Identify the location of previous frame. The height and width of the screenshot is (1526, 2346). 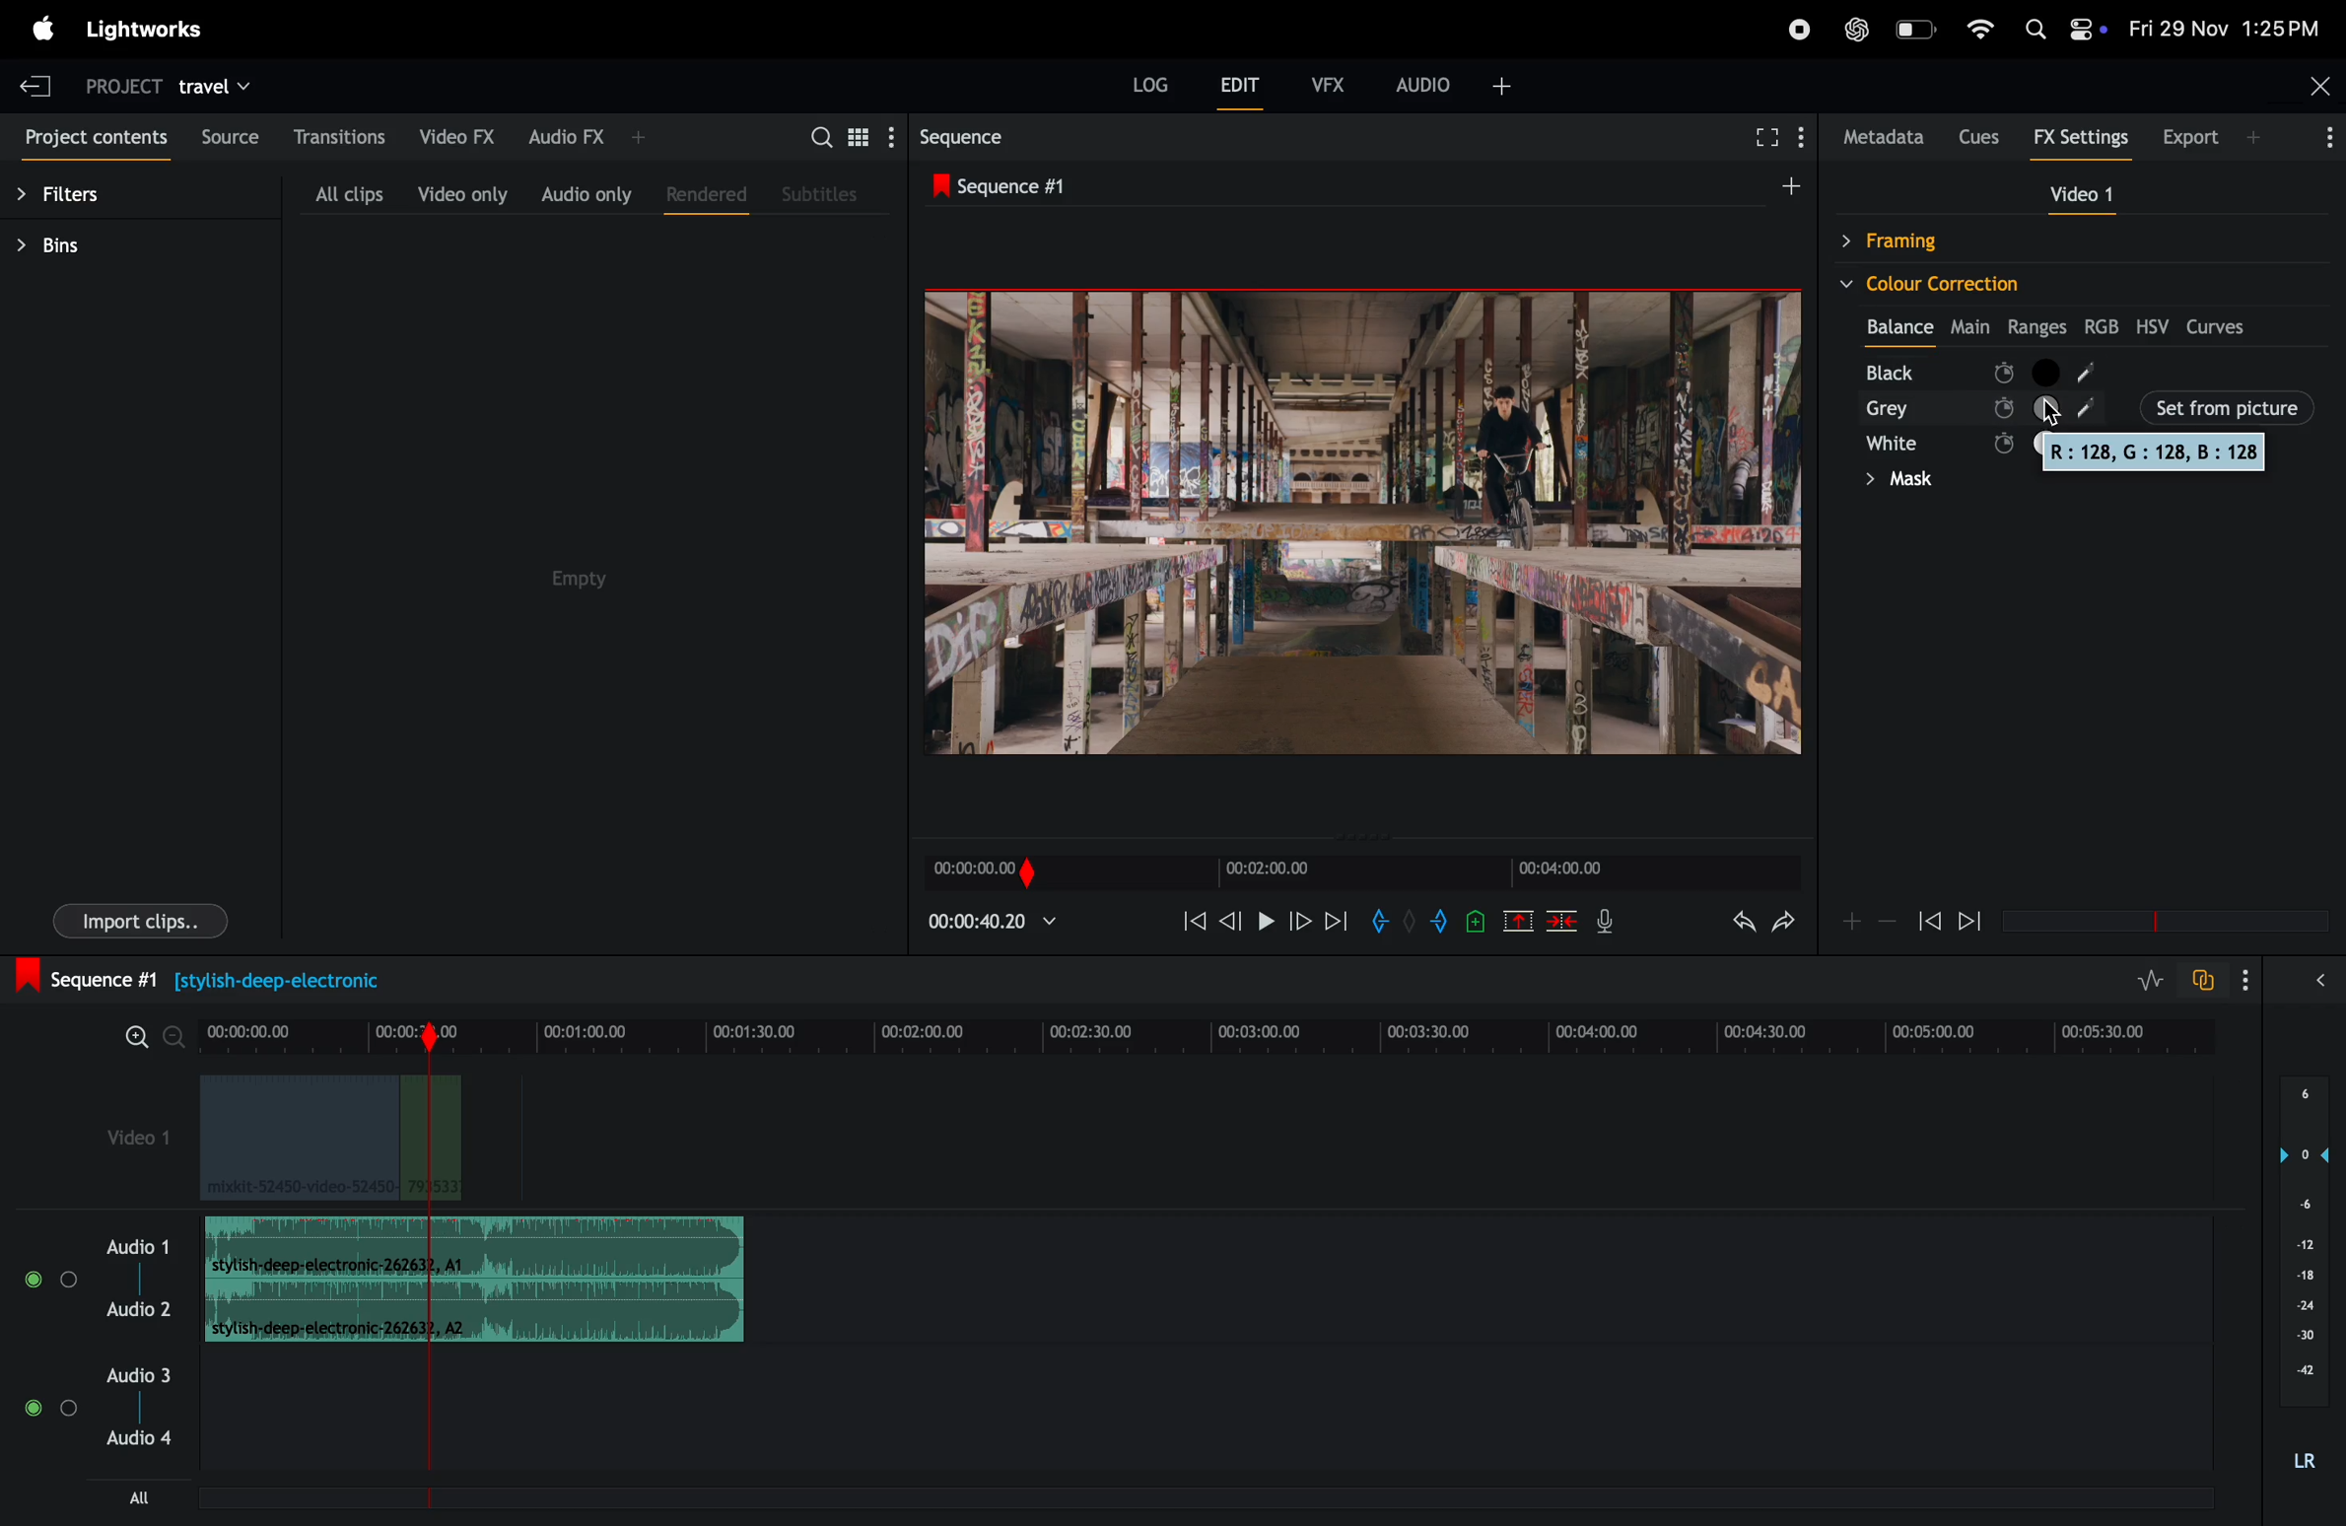
(1235, 919).